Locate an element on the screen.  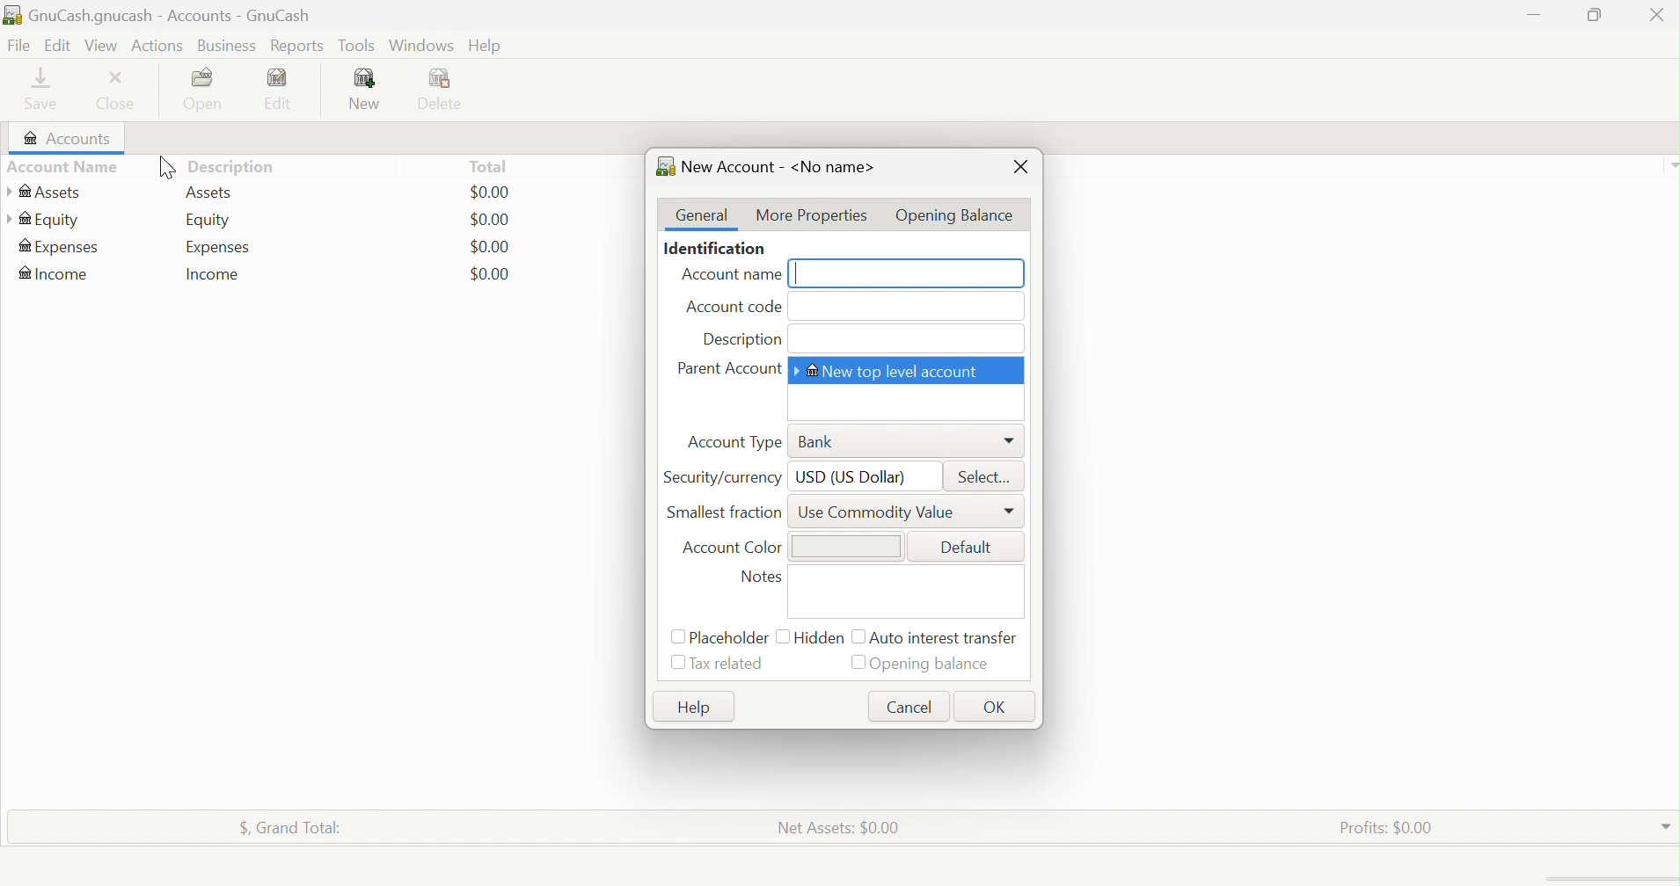
Notes is located at coordinates (765, 578).